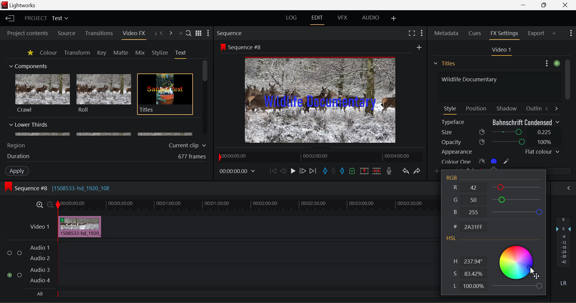 This screenshot has height=303, width=576. Describe the element at coordinates (229, 33) in the screenshot. I see `Sequence` at that location.